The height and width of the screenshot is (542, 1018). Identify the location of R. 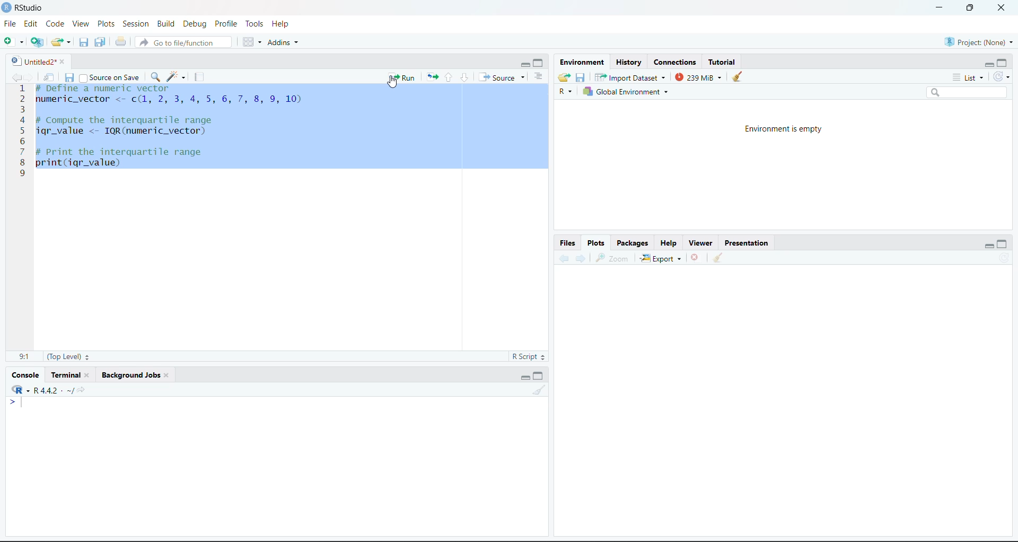
(565, 93).